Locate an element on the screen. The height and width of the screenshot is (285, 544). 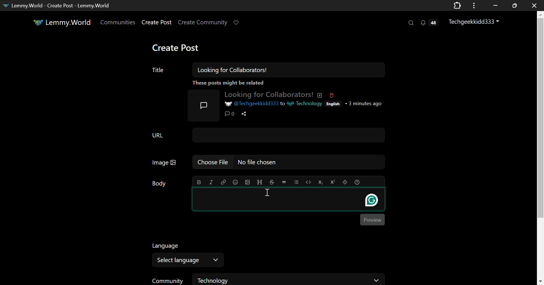
Create Post is located at coordinates (158, 22).